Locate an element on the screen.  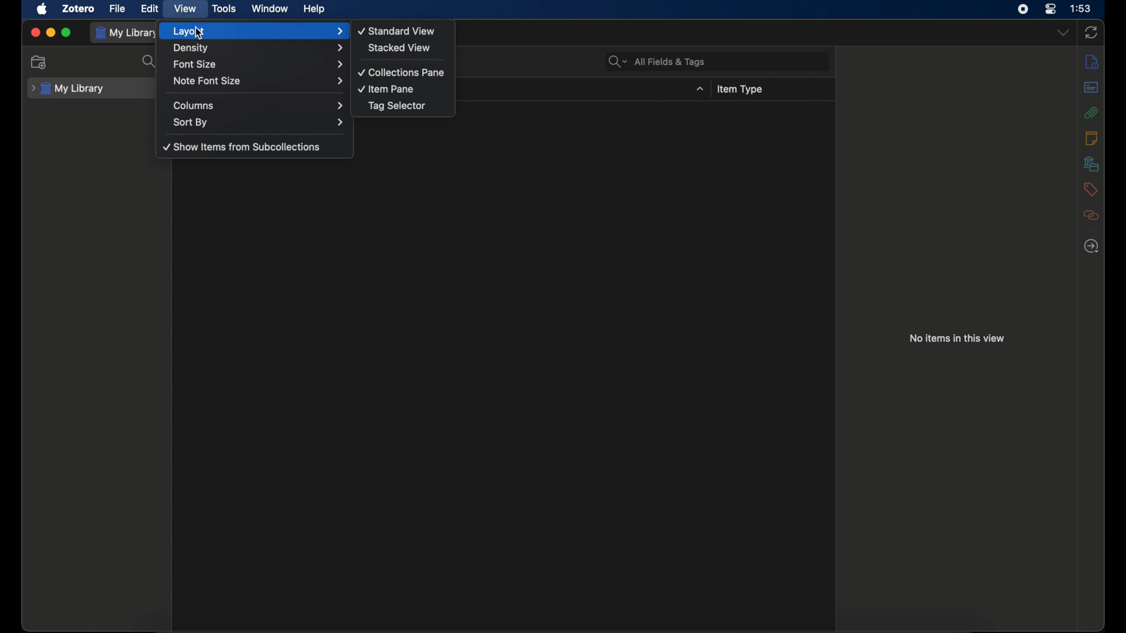
cursor is located at coordinates (198, 34).